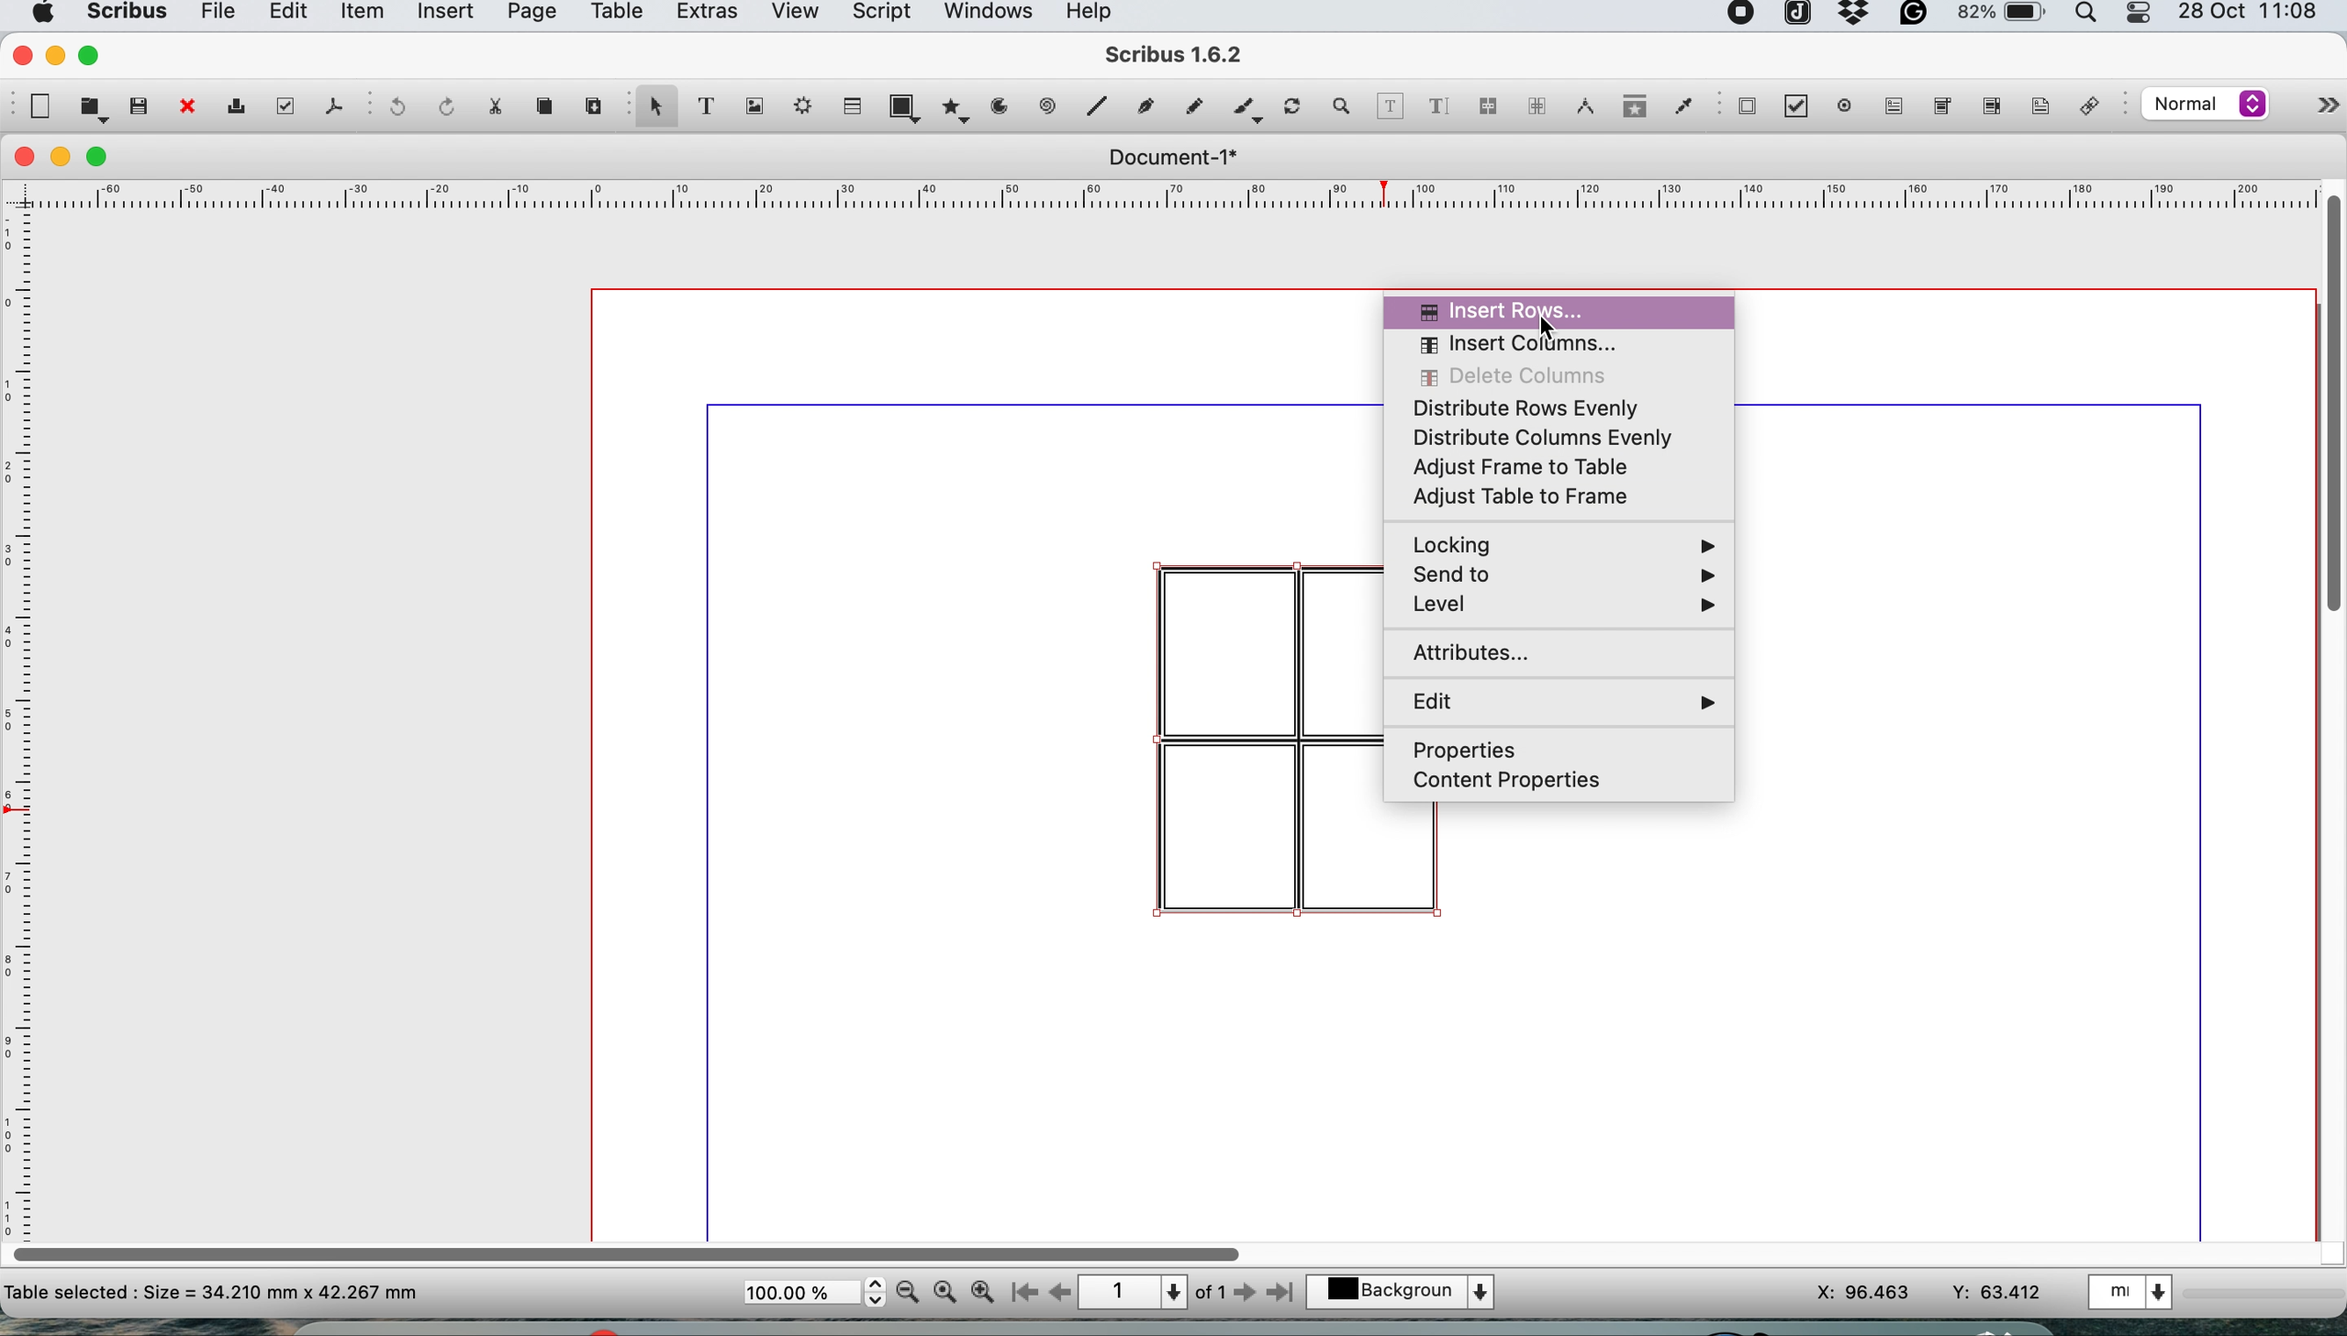 The height and width of the screenshot is (1336, 2347). I want to click on go to next page, so click(1245, 1294).